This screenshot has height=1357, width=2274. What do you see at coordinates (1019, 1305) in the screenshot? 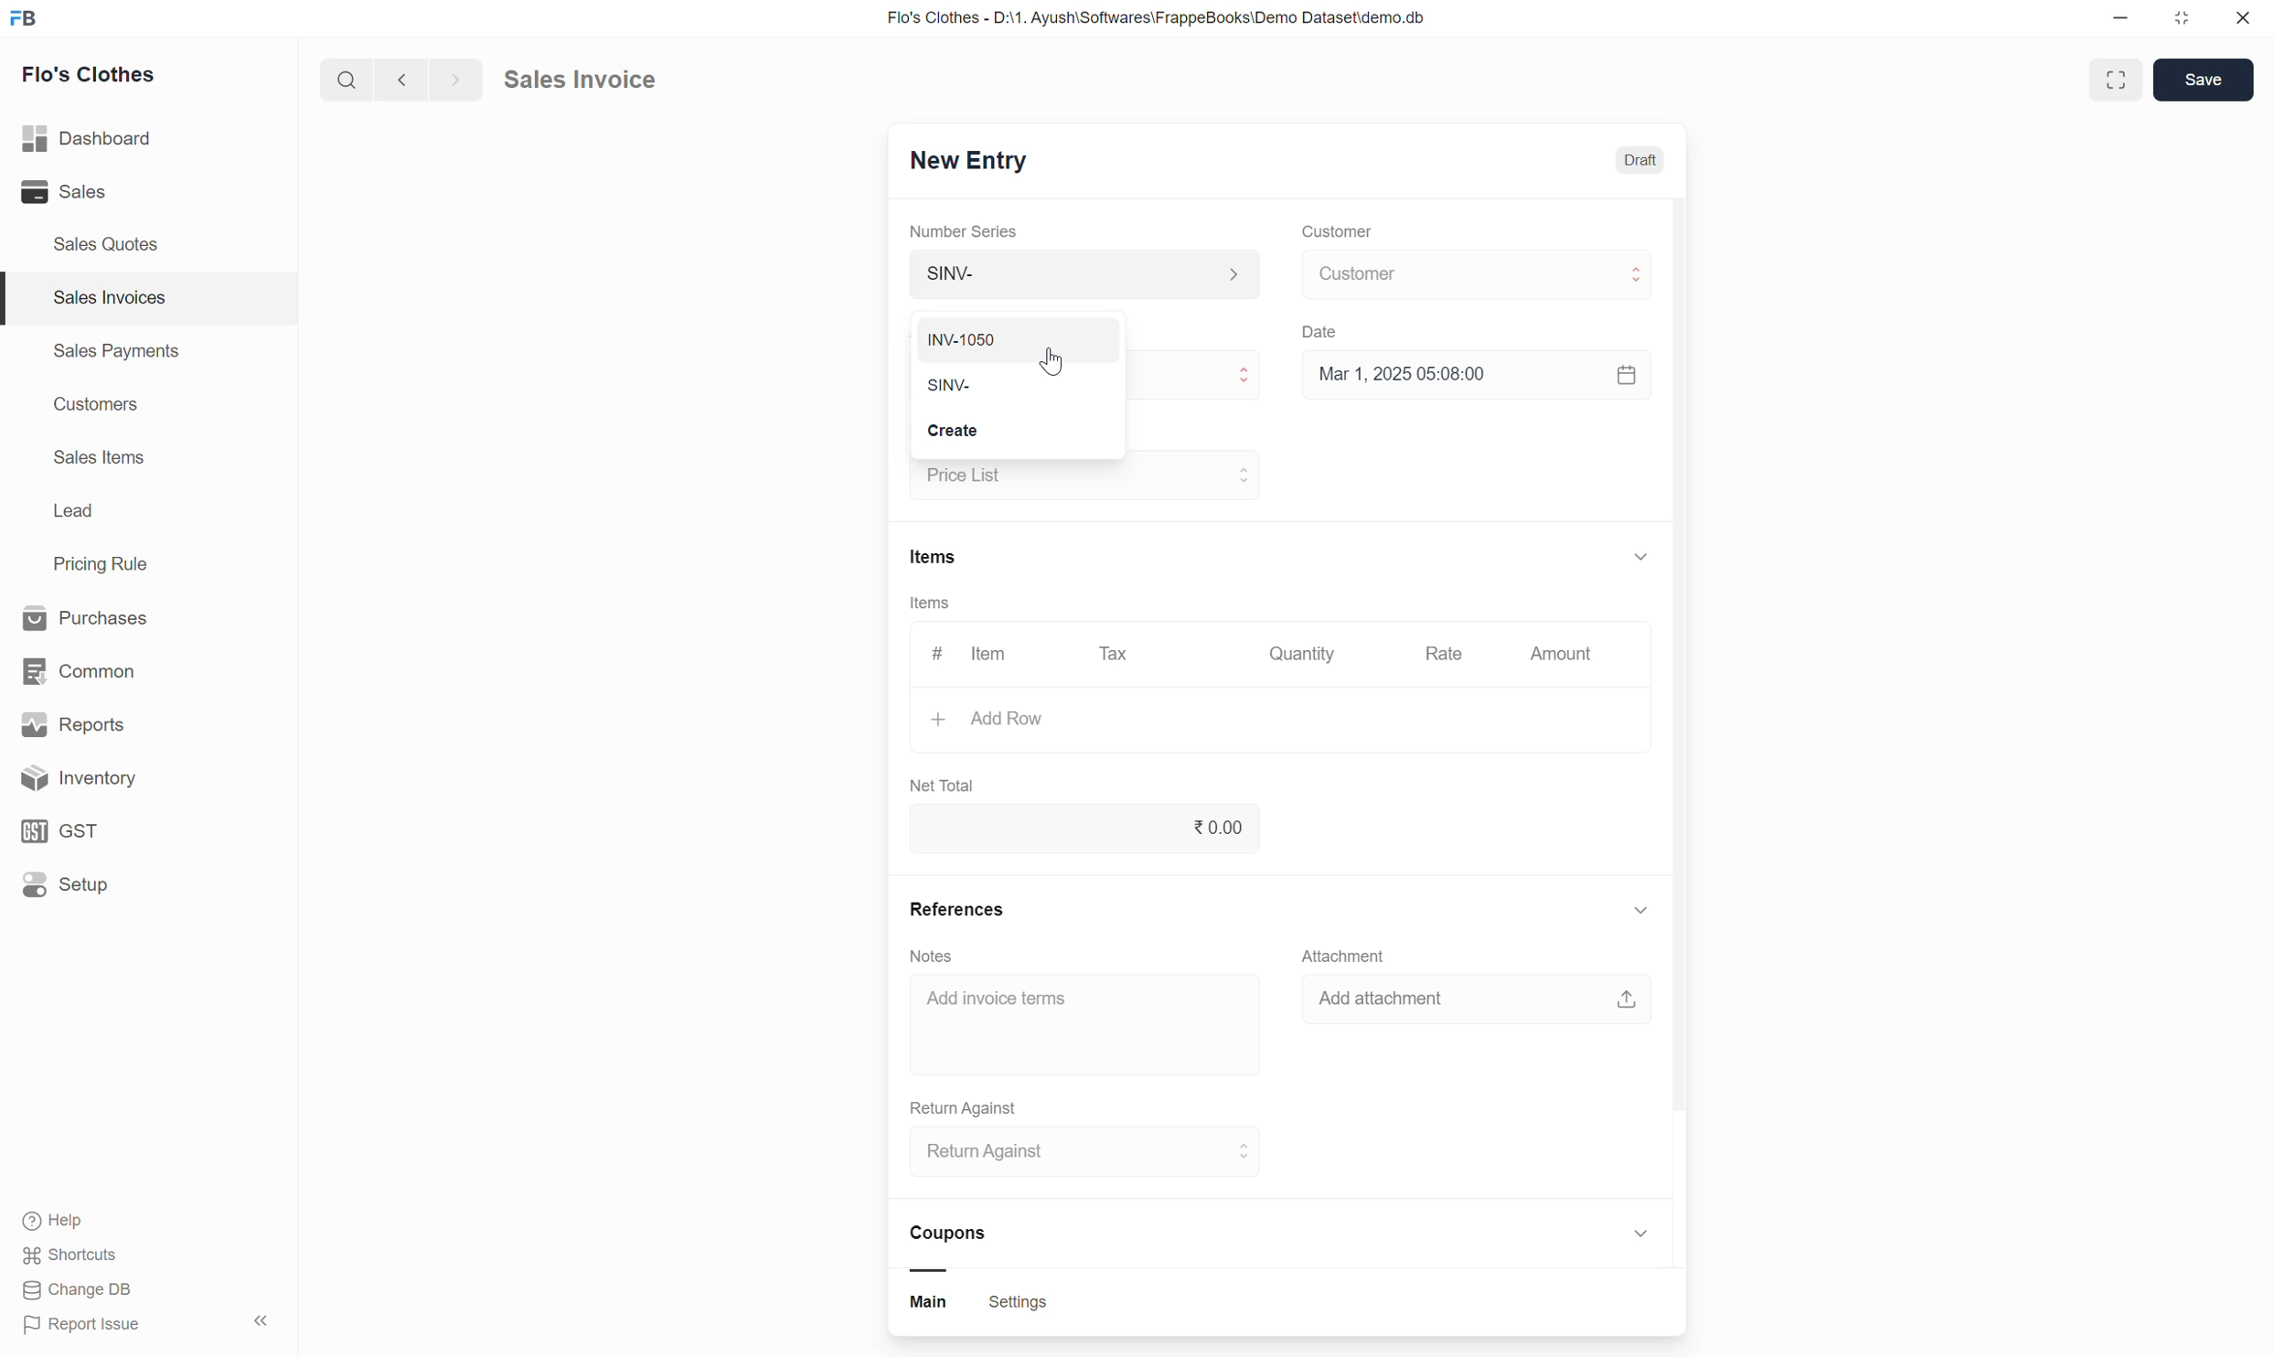
I see `settings` at bounding box center [1019, 1305].